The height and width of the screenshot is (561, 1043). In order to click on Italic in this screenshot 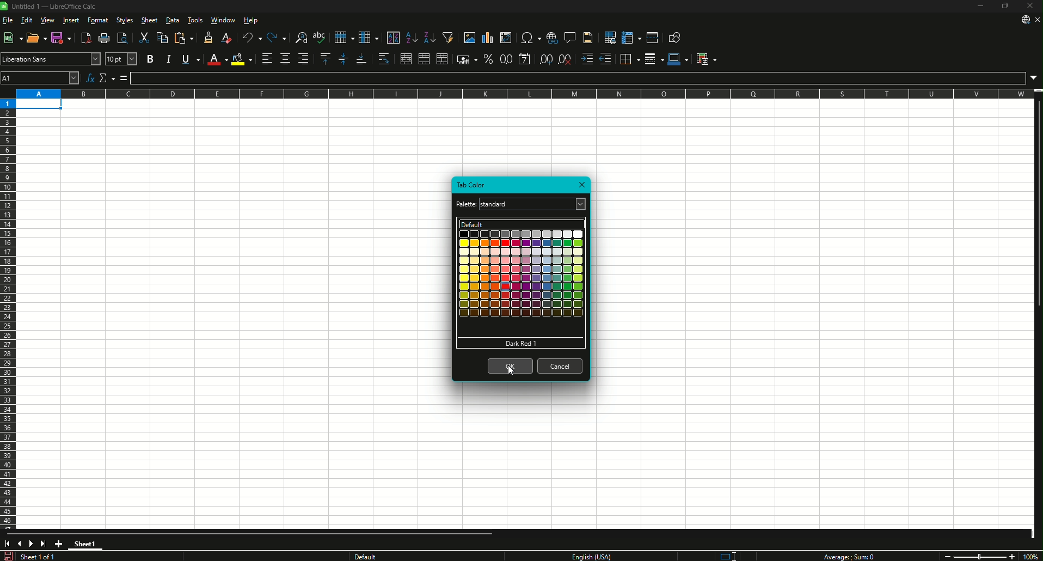, I will do `click(168, 59)`.